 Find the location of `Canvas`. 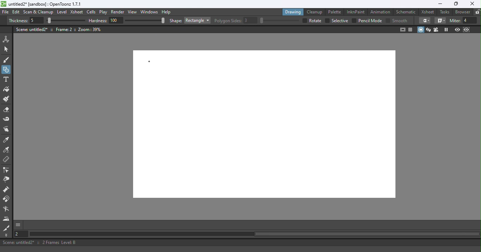

Canvas is located at coordinates (260, 127).